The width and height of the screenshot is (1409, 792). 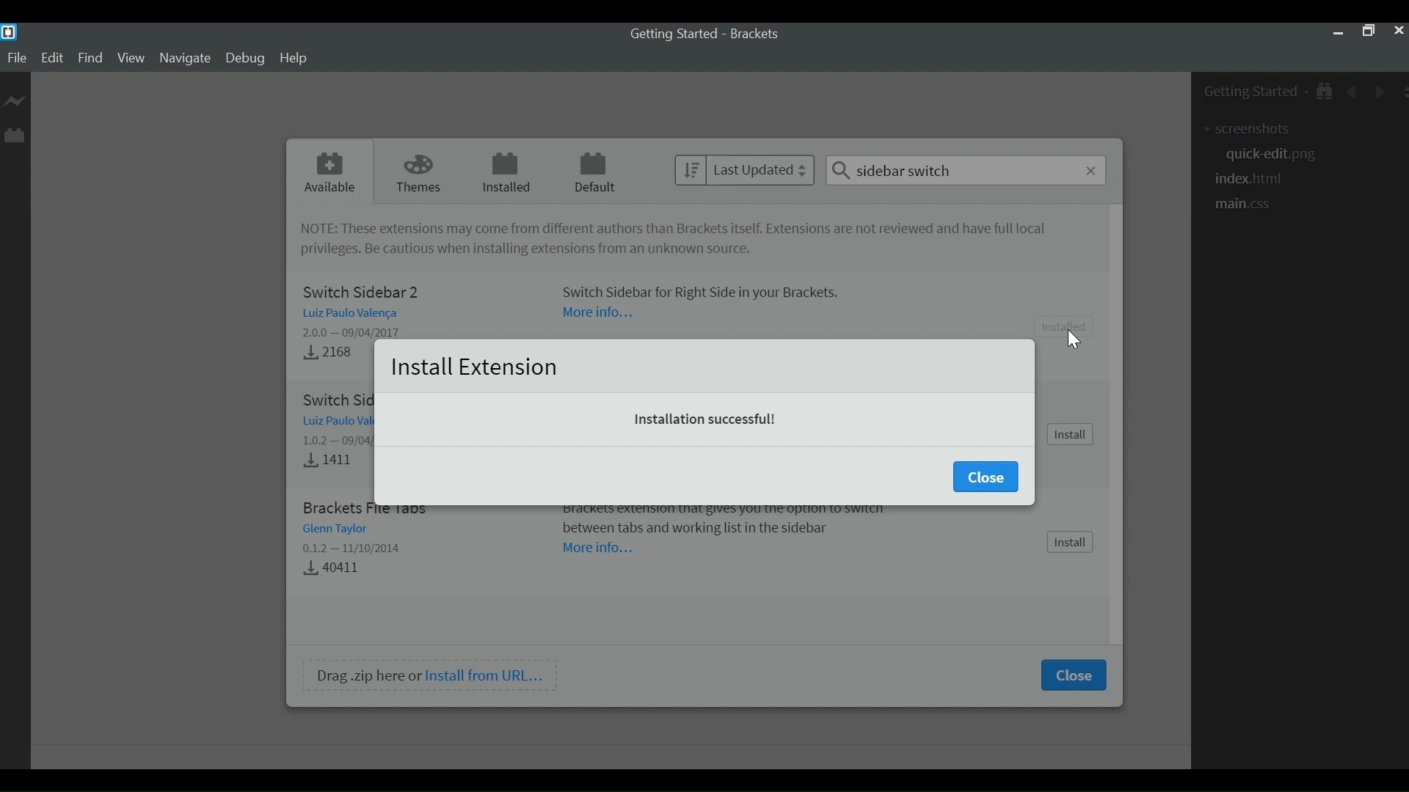 I want to click on Drag .zip here or, so click(x=367, y=675).